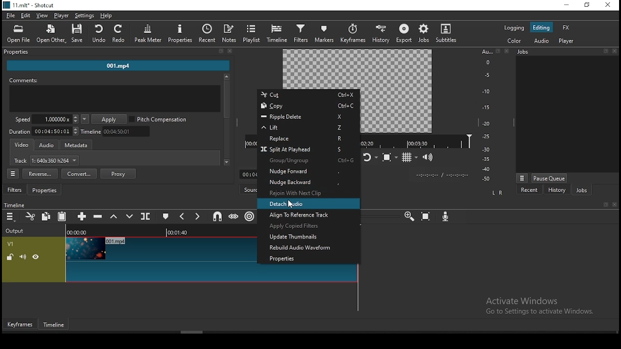 The height and width of the screenshot is (349, 621). I want to click on create/edit marker, so click(166, 217).